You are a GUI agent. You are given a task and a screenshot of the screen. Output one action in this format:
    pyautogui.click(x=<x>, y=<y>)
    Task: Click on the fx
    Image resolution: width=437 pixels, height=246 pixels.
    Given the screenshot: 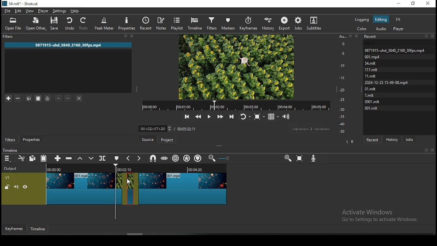 What is the action you would take?
    pyautogui.click(x=398, y=20)
    